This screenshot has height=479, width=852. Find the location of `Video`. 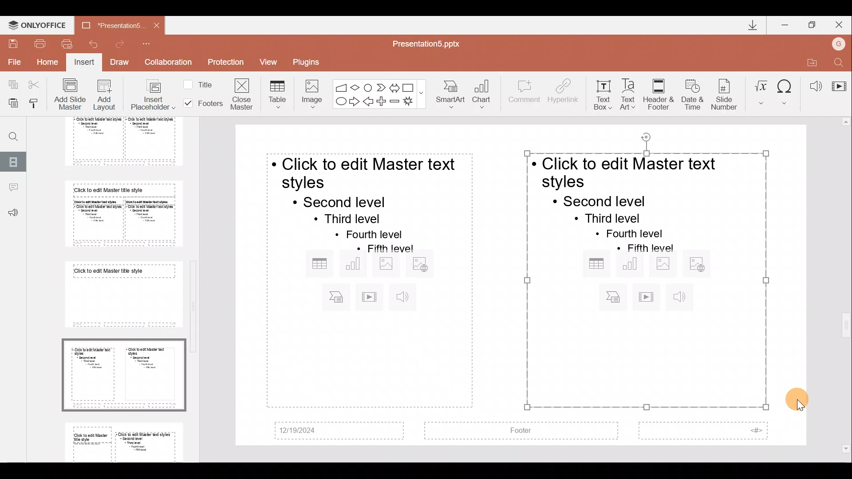

Video is located at coordinates (839, 82).